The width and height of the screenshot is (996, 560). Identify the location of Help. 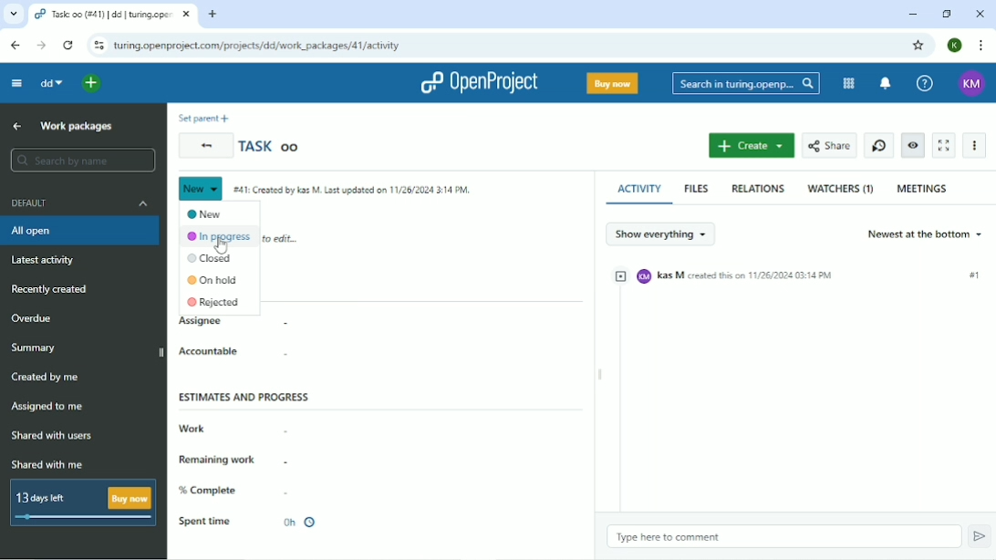
(924, 82).